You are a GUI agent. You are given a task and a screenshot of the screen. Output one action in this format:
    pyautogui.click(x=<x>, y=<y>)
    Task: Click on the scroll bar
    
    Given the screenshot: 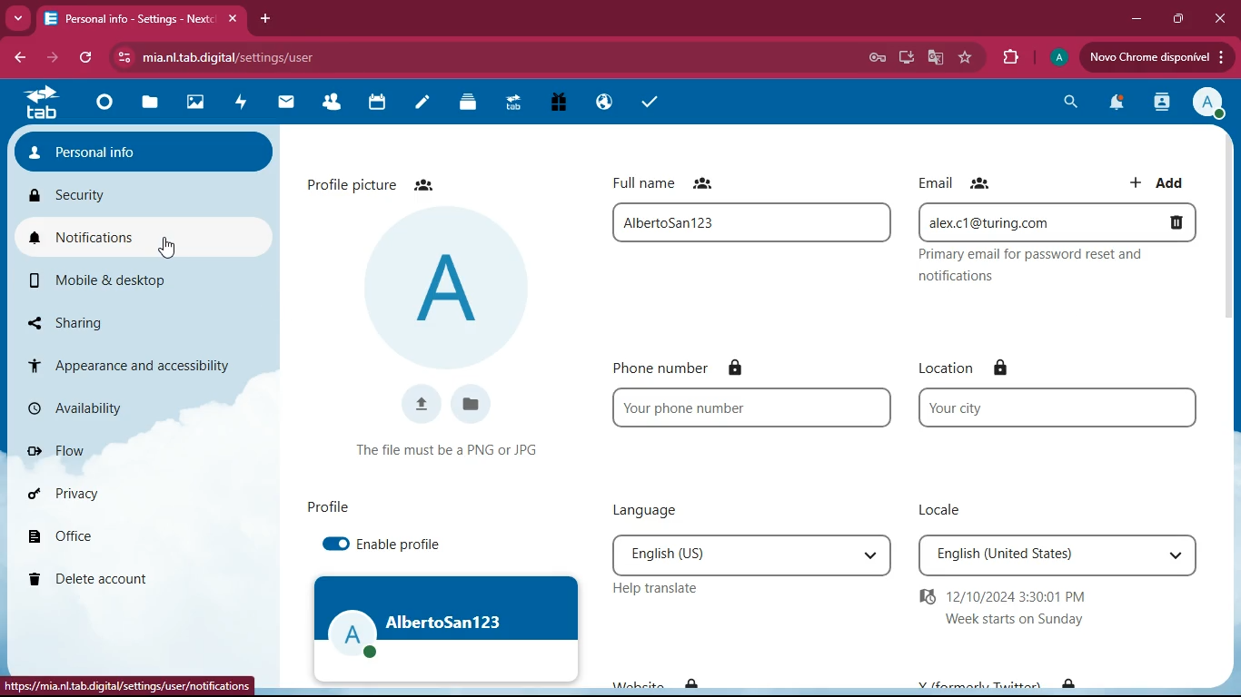 What is the action you would take?
    pyautogui.click(x=1228, y=230)
    